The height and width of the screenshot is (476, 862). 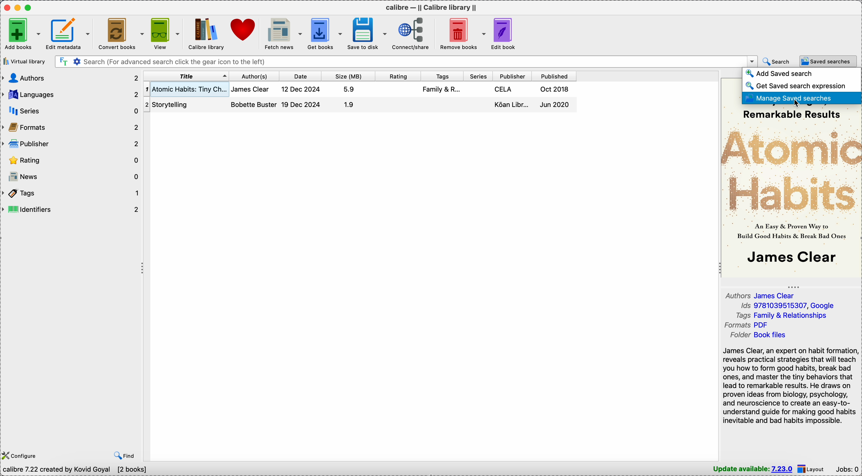 I want to click on get books, so click(x=325, y=33).